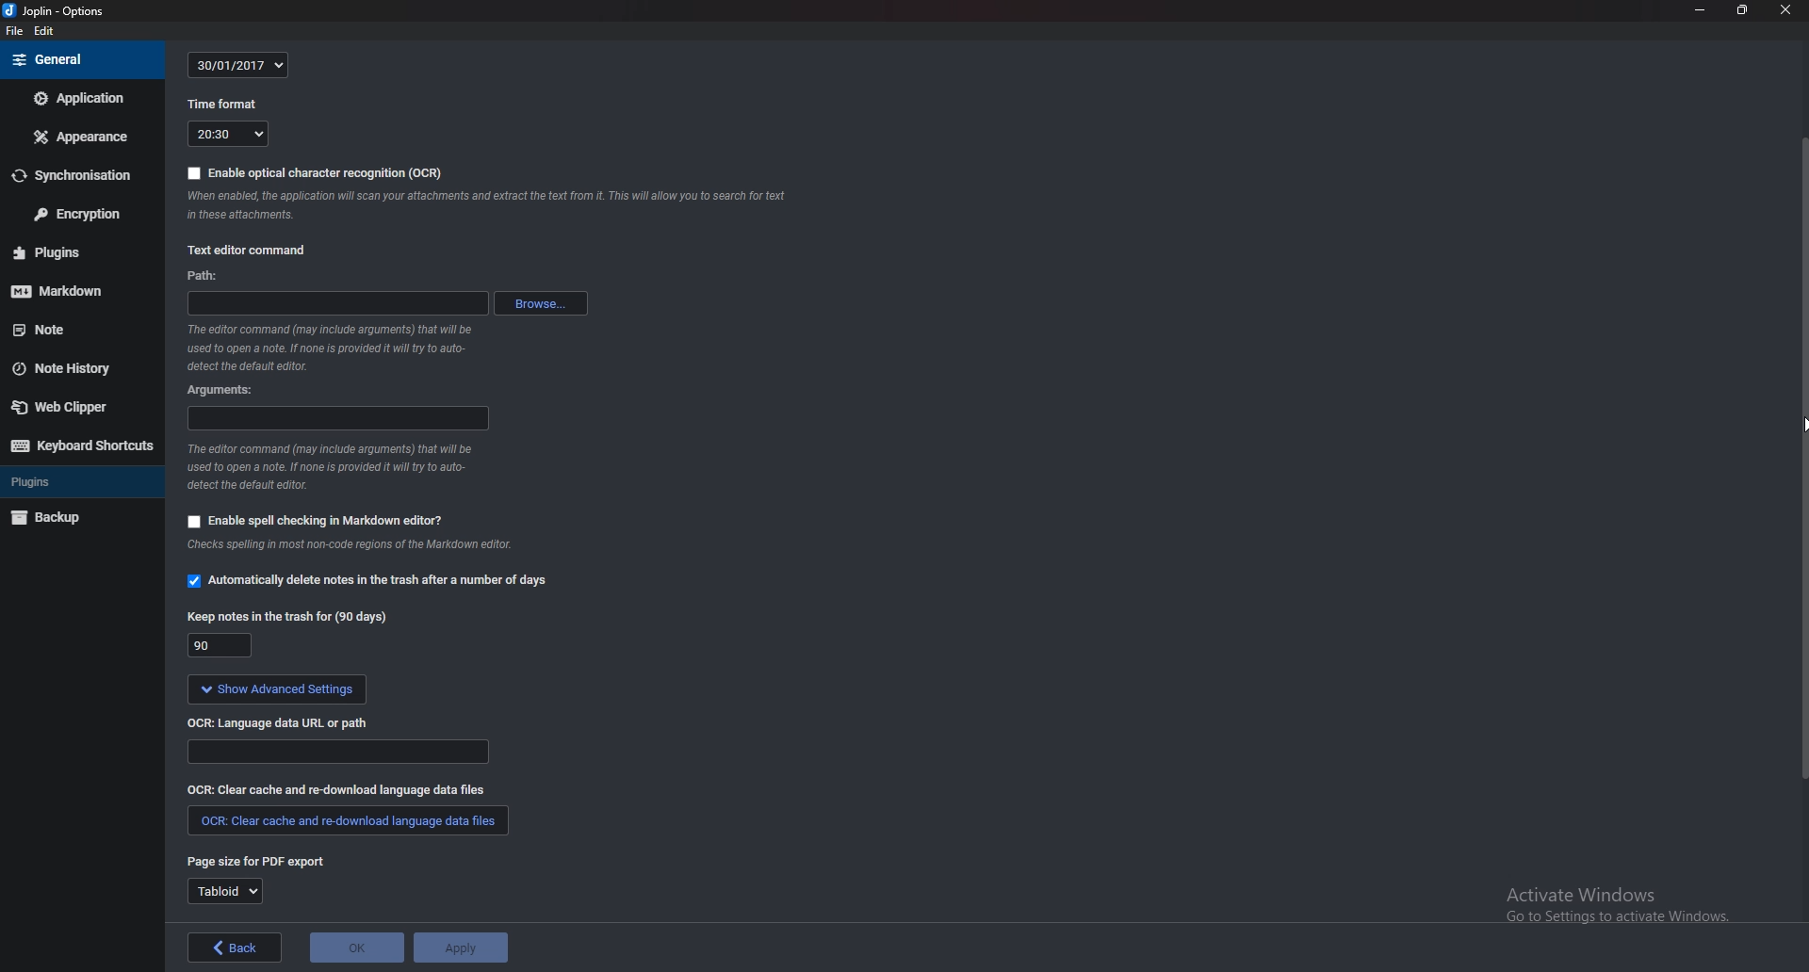 The height and width of the screenshot is (972, 1809). What do you see at coordinates (224, 891) in the screenshot?
I see `tabloid` at bounding box center [224, 891].